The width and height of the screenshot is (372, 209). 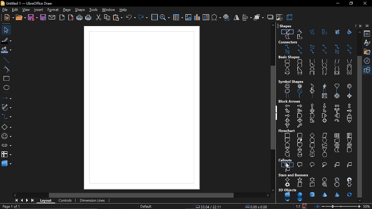 What do you see at coordinates (288, 180) in the screenshot?
I see `4 point star` at bounding box center [288, 180].